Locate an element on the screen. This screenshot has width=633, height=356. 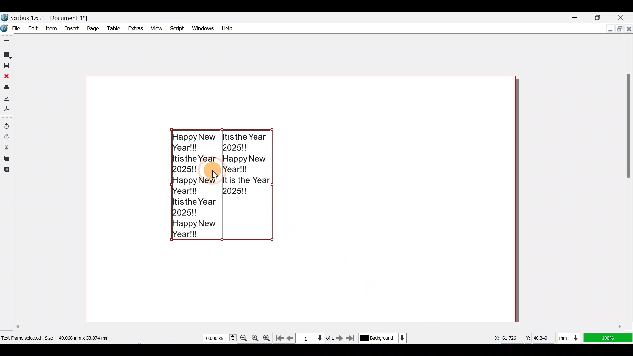
Page is located at coordinates (91, 28).